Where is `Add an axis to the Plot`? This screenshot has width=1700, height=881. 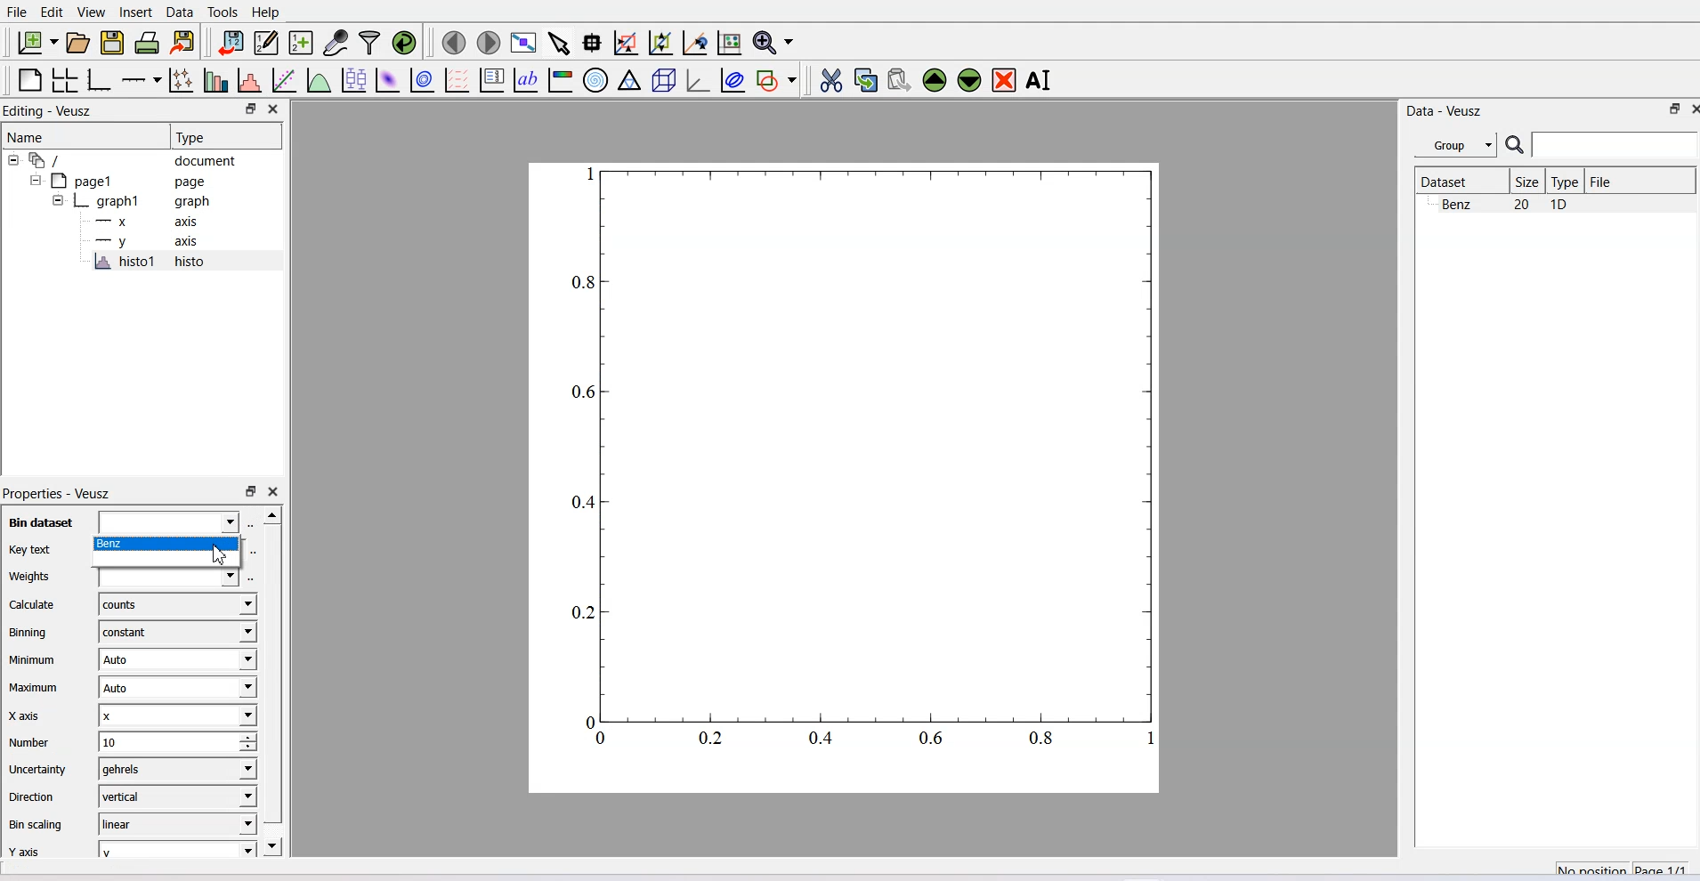 Add an axis to the Plot is located at coordinates (141, 80).